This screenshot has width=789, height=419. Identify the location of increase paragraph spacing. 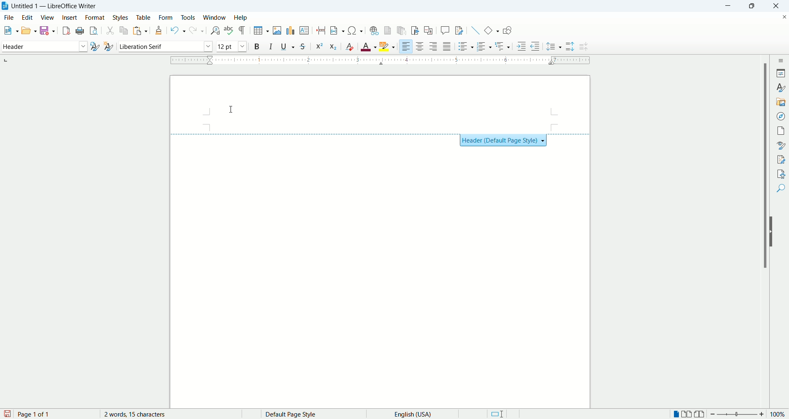
(571, 46).